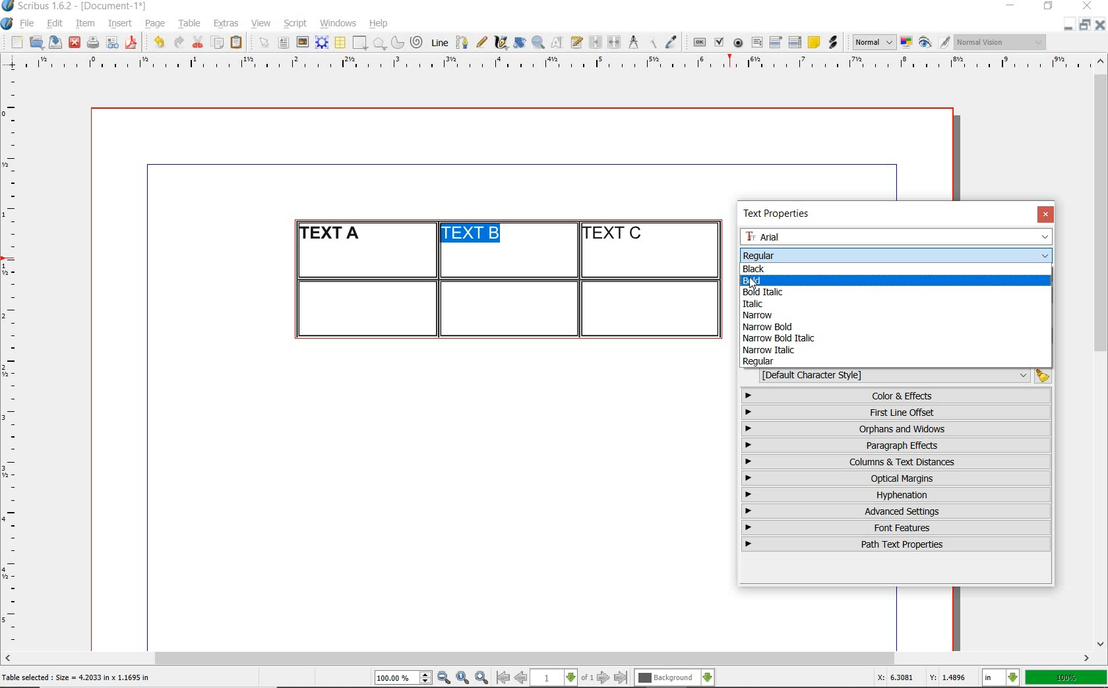 This screenshot has width=1108, height=688. What do you see at coordinates (133, 42) in the screenshot?
I see `save as pdf` at bounding box center [133, 42].